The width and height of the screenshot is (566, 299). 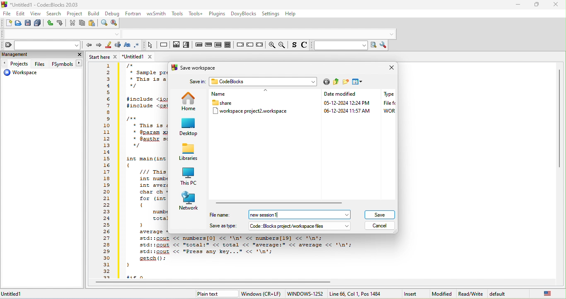 What do you see at coordinates (133, 13) in the screenshot?
I see `fortran` at bounding box center [133, 13].